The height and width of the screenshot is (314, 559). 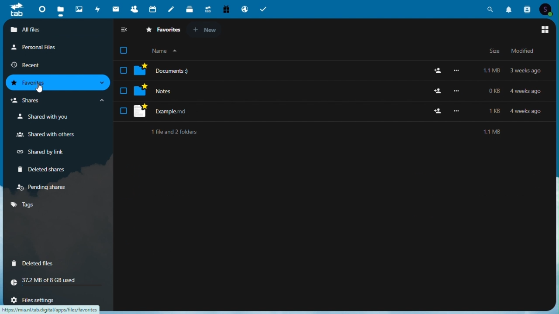 I want to click on New, so click(x=206, y=30).